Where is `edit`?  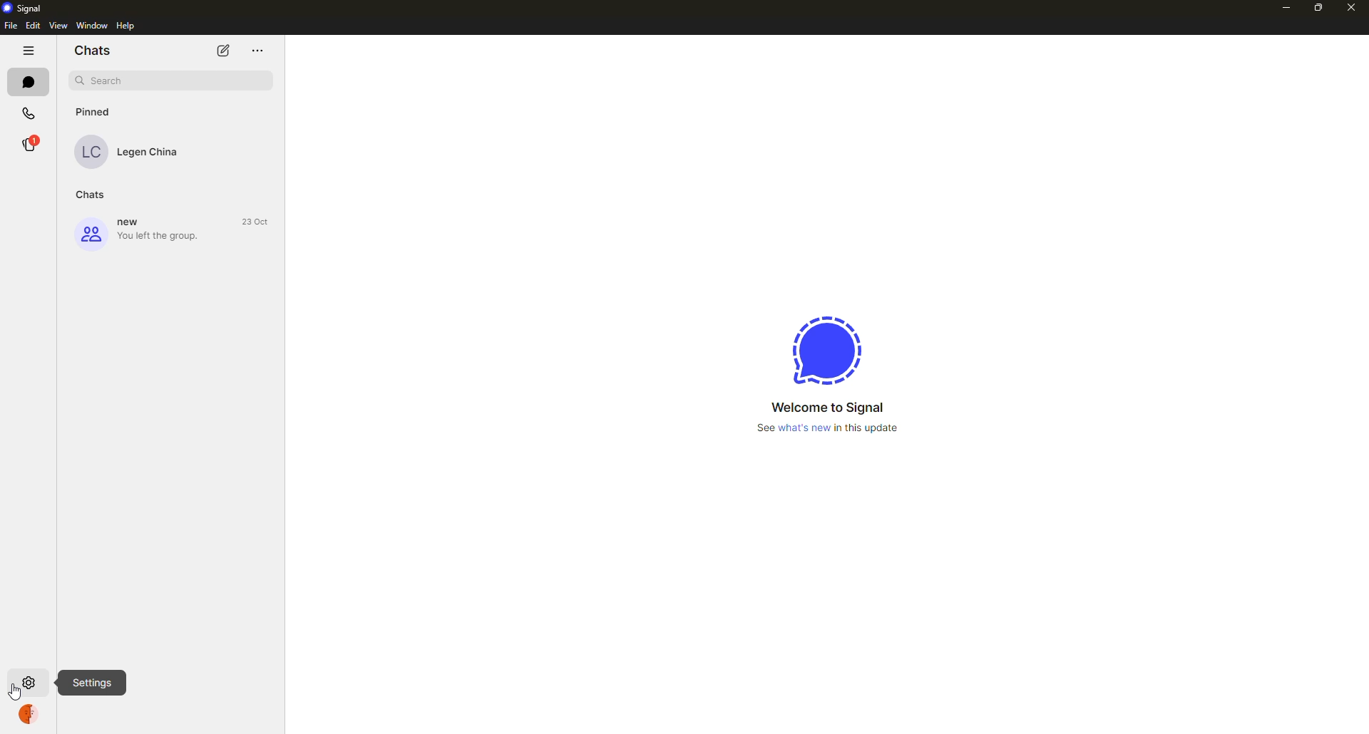 edit is located at coordinates (223, 50).